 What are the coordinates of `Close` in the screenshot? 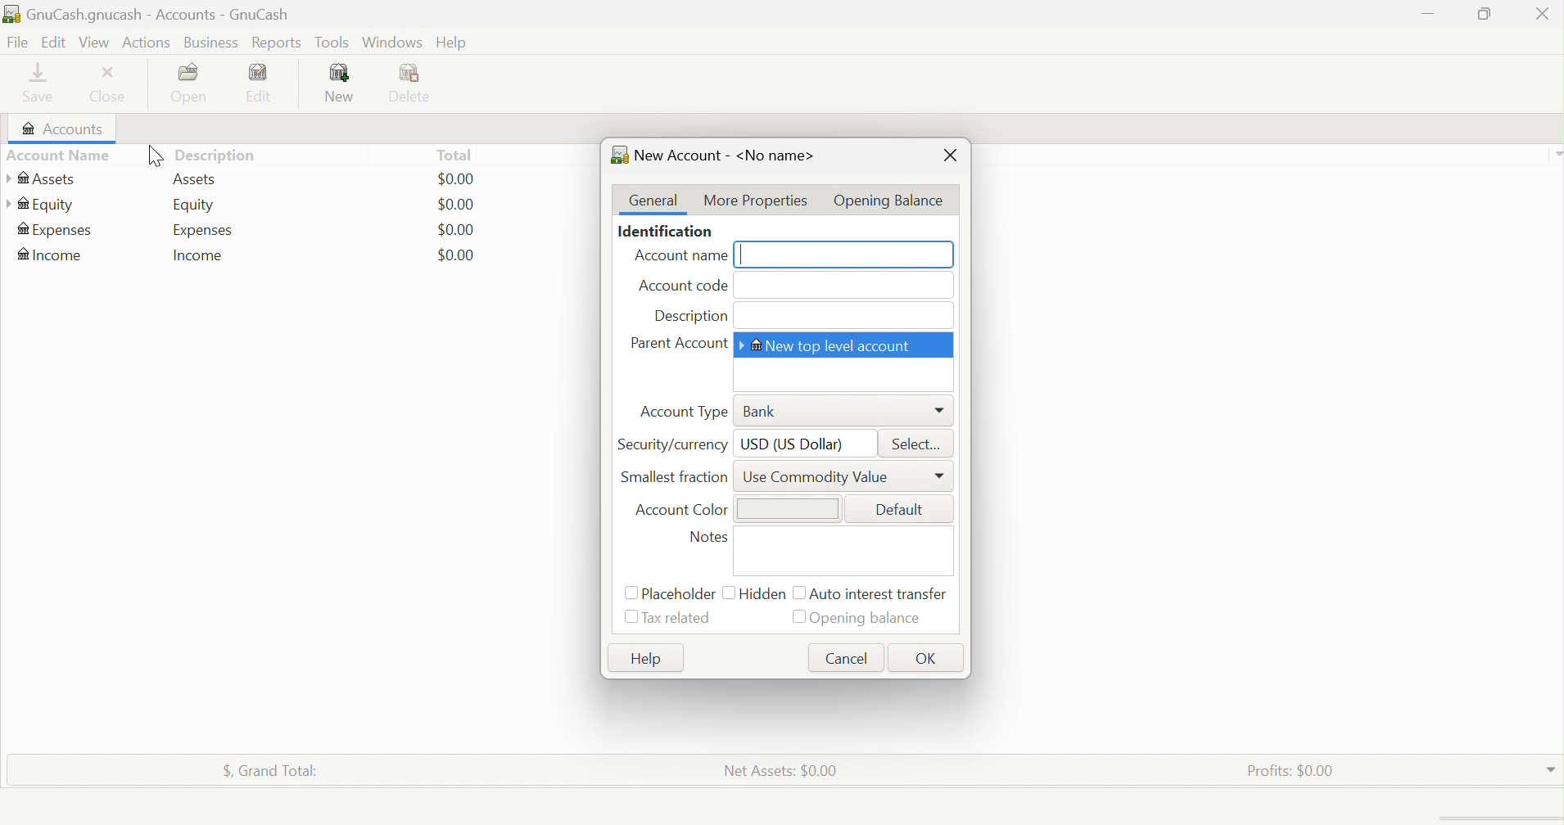 It's located at (1542, 16).